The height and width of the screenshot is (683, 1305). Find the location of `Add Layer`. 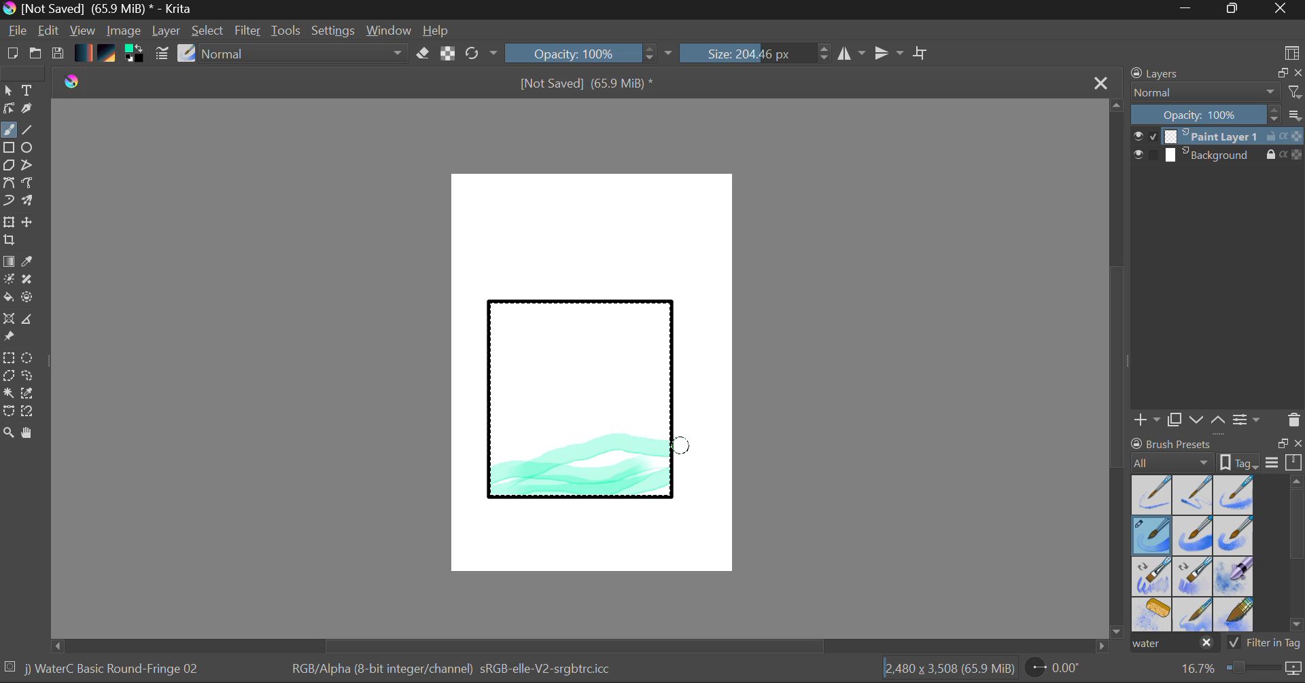

Add Layer is located at coordinates (1147, 420).